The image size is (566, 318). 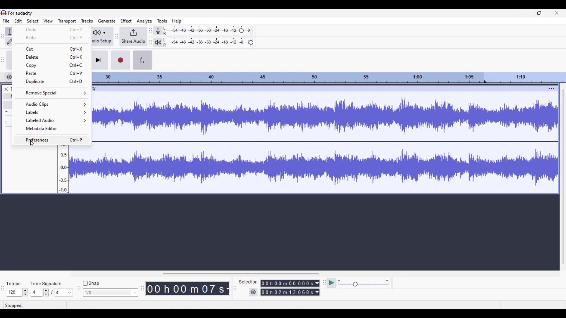 I want to click on Tracks menu, so click(x=87, y=21).